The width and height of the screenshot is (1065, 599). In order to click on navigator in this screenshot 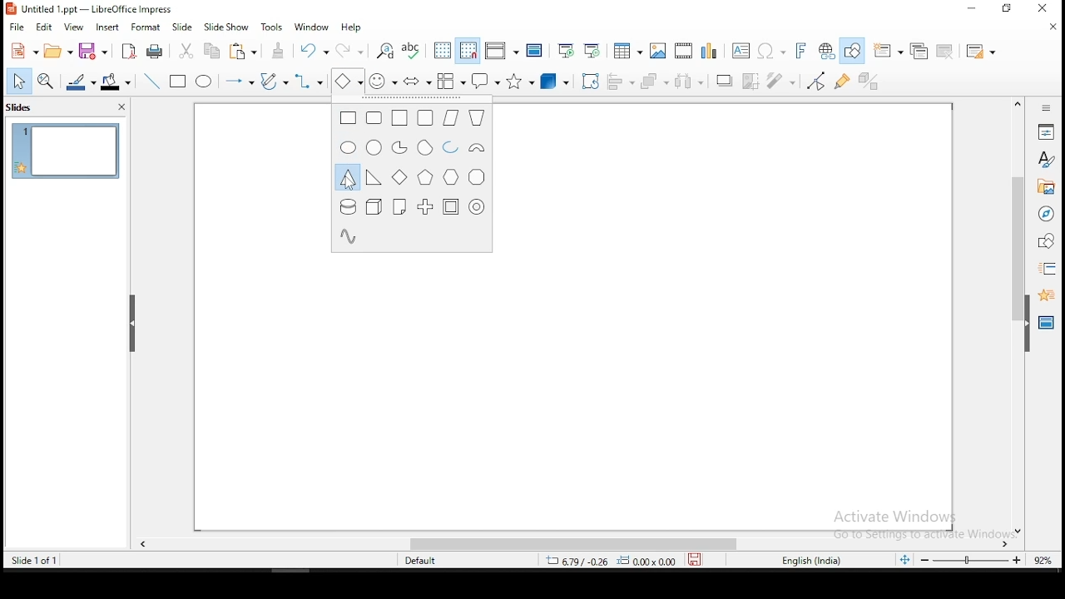, I will do `click(1048, 216)`.